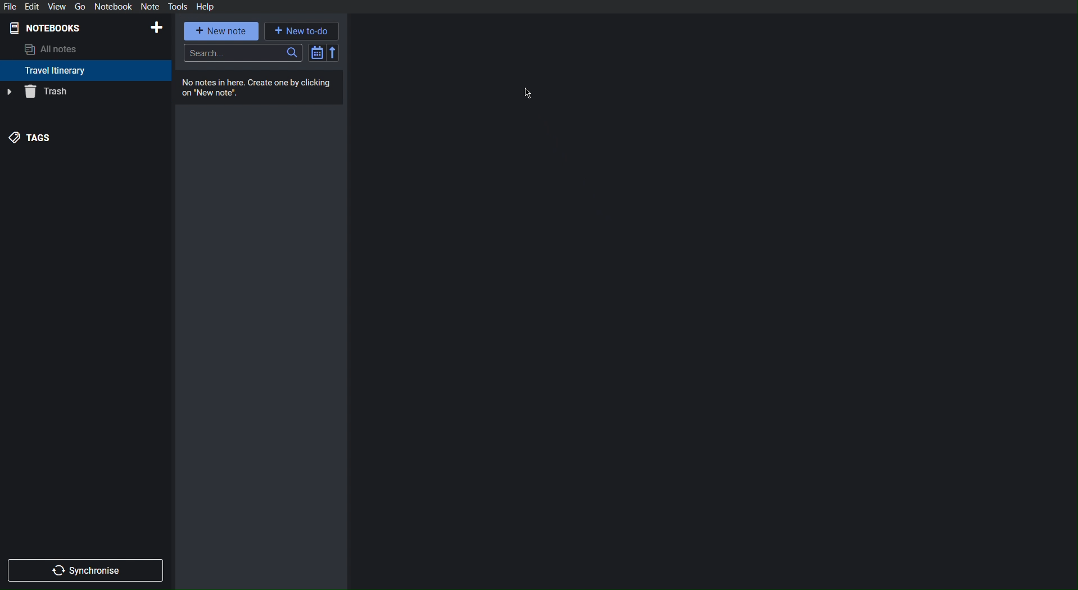 This screenshot has width=1078, height=590. Describe the element at coordinates (177, 6) in the screenshot. I see `Tools` at that location.